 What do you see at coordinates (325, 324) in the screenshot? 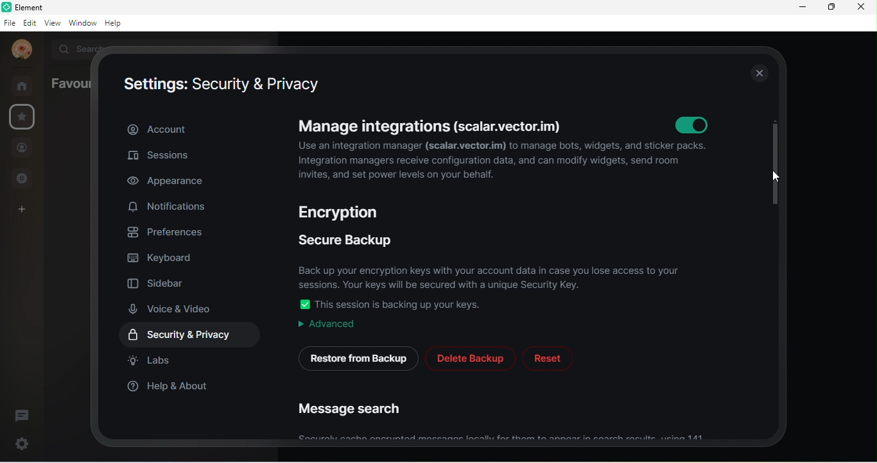
I see `advanced` at bounding box center [325, 324].